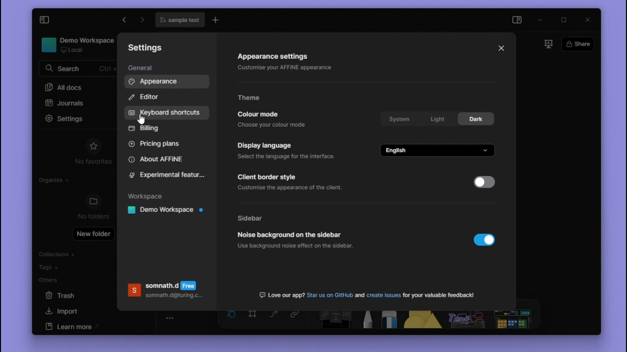 This screenshot has width=627, height=352. What do you see at coordinates (161, 144) in the screenshot?
I see `Pricing plans` at bounding box center [161, 144].